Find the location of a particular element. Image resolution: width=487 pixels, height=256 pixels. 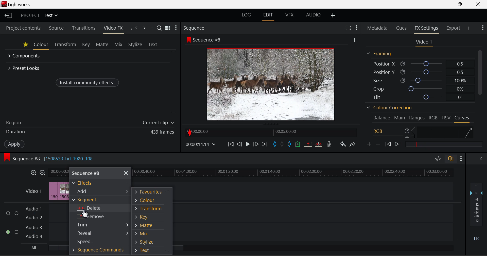

Position X is located at coordinates (418, 63).